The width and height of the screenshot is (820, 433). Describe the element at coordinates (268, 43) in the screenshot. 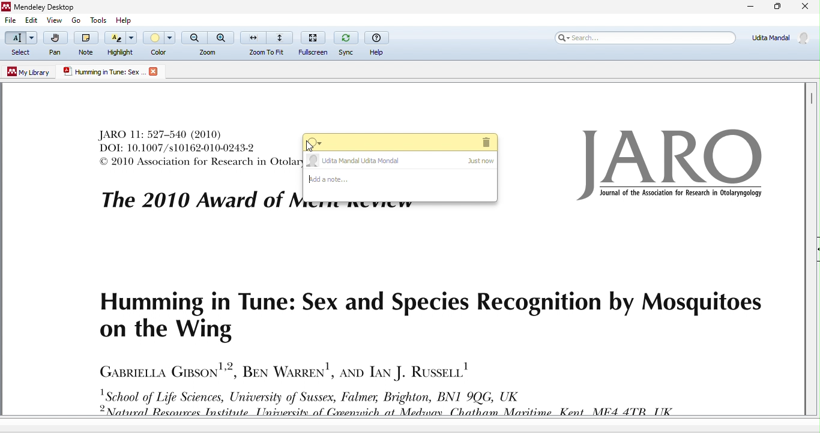

I see `zoom to fit` at that location.